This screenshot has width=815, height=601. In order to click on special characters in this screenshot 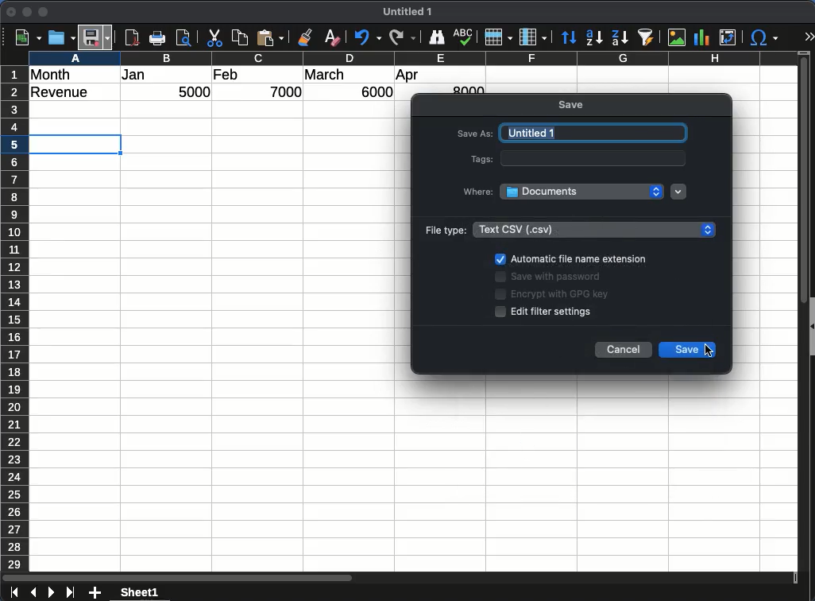, I will do `click(764, 38)`.